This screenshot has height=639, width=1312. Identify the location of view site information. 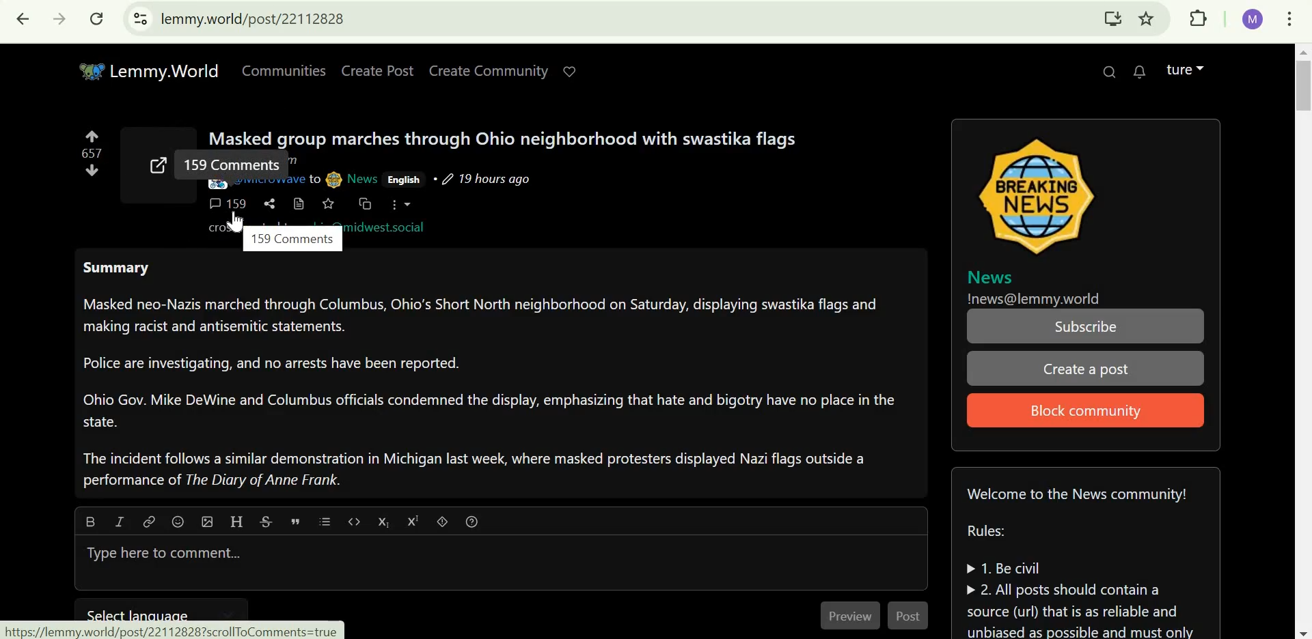
(140, 18).